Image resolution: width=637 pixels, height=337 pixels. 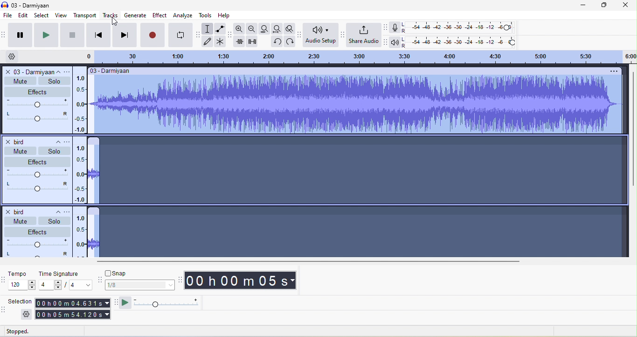 What do you see at coordinates (8, 15) in the screenshot?
I see `file` at bounding box center [8, 15].